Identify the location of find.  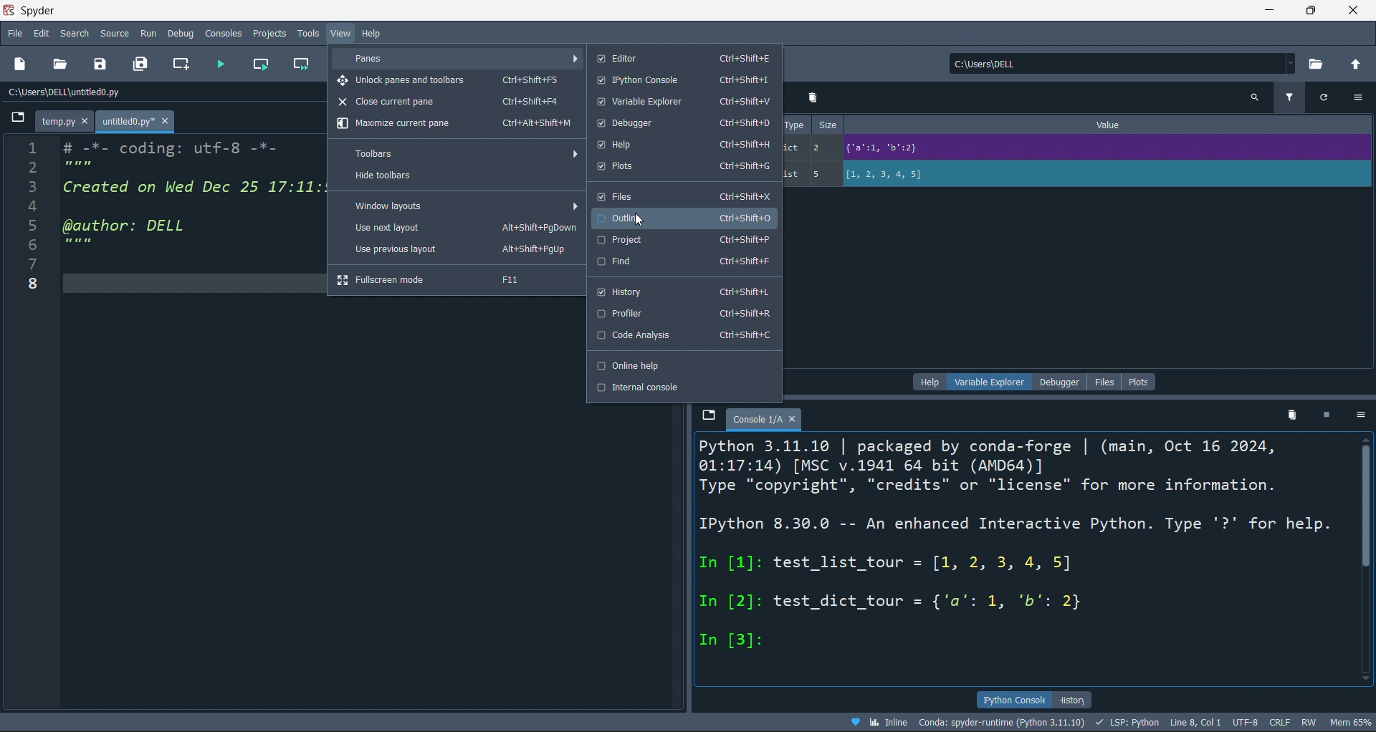
(683, 263).